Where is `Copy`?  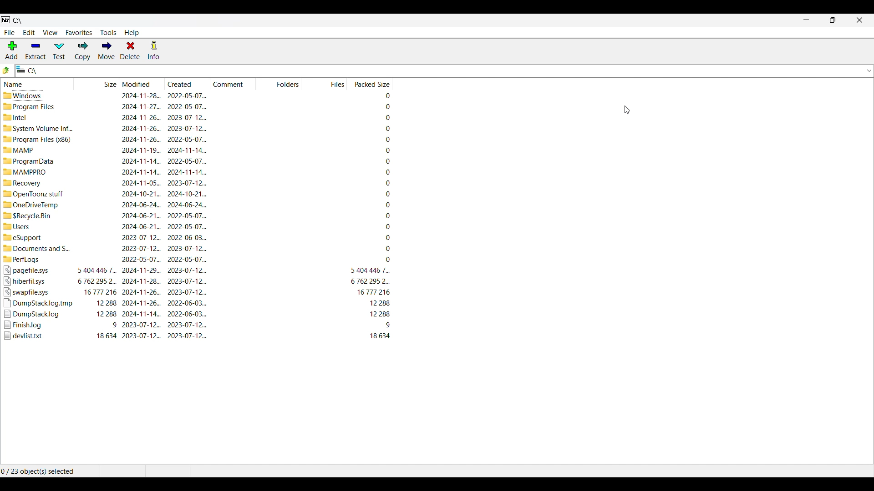
Copy is located at coordinates (82, 51).